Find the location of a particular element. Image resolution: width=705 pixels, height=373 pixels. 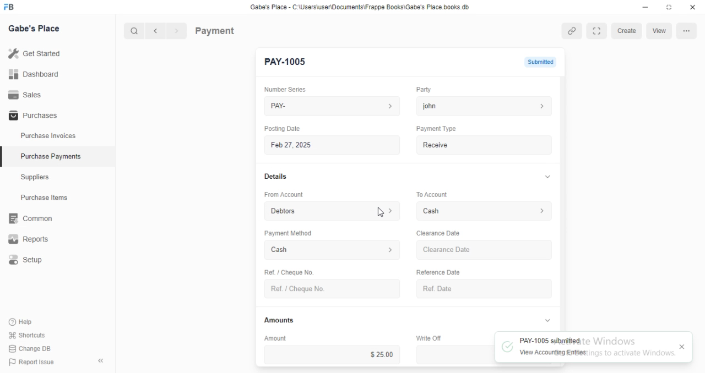

Shortcuts is located at coordinates (26, 336).